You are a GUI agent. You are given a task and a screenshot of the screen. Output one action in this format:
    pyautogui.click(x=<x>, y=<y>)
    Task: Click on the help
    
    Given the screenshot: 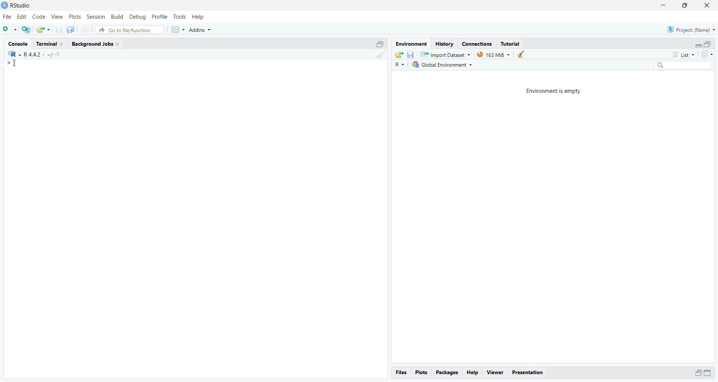 What is the action you would take?
    pyautogui.click(x=198, y=17)
    